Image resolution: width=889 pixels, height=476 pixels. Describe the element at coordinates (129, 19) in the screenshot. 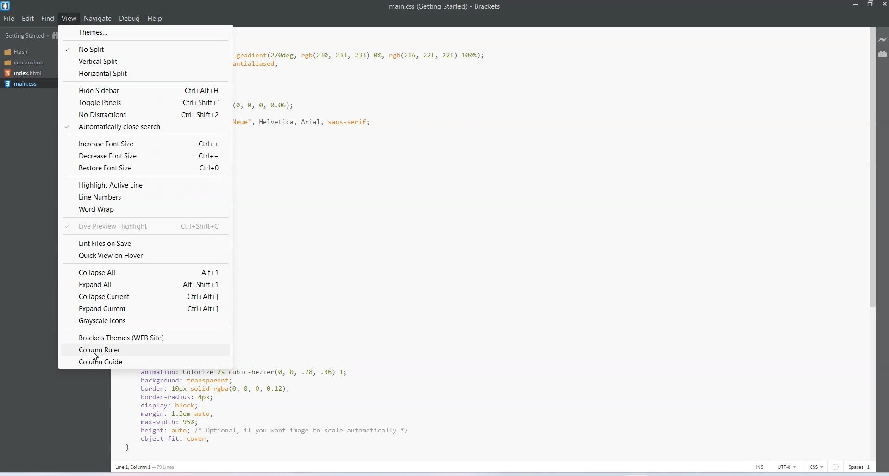

I see `Debug` at that location.